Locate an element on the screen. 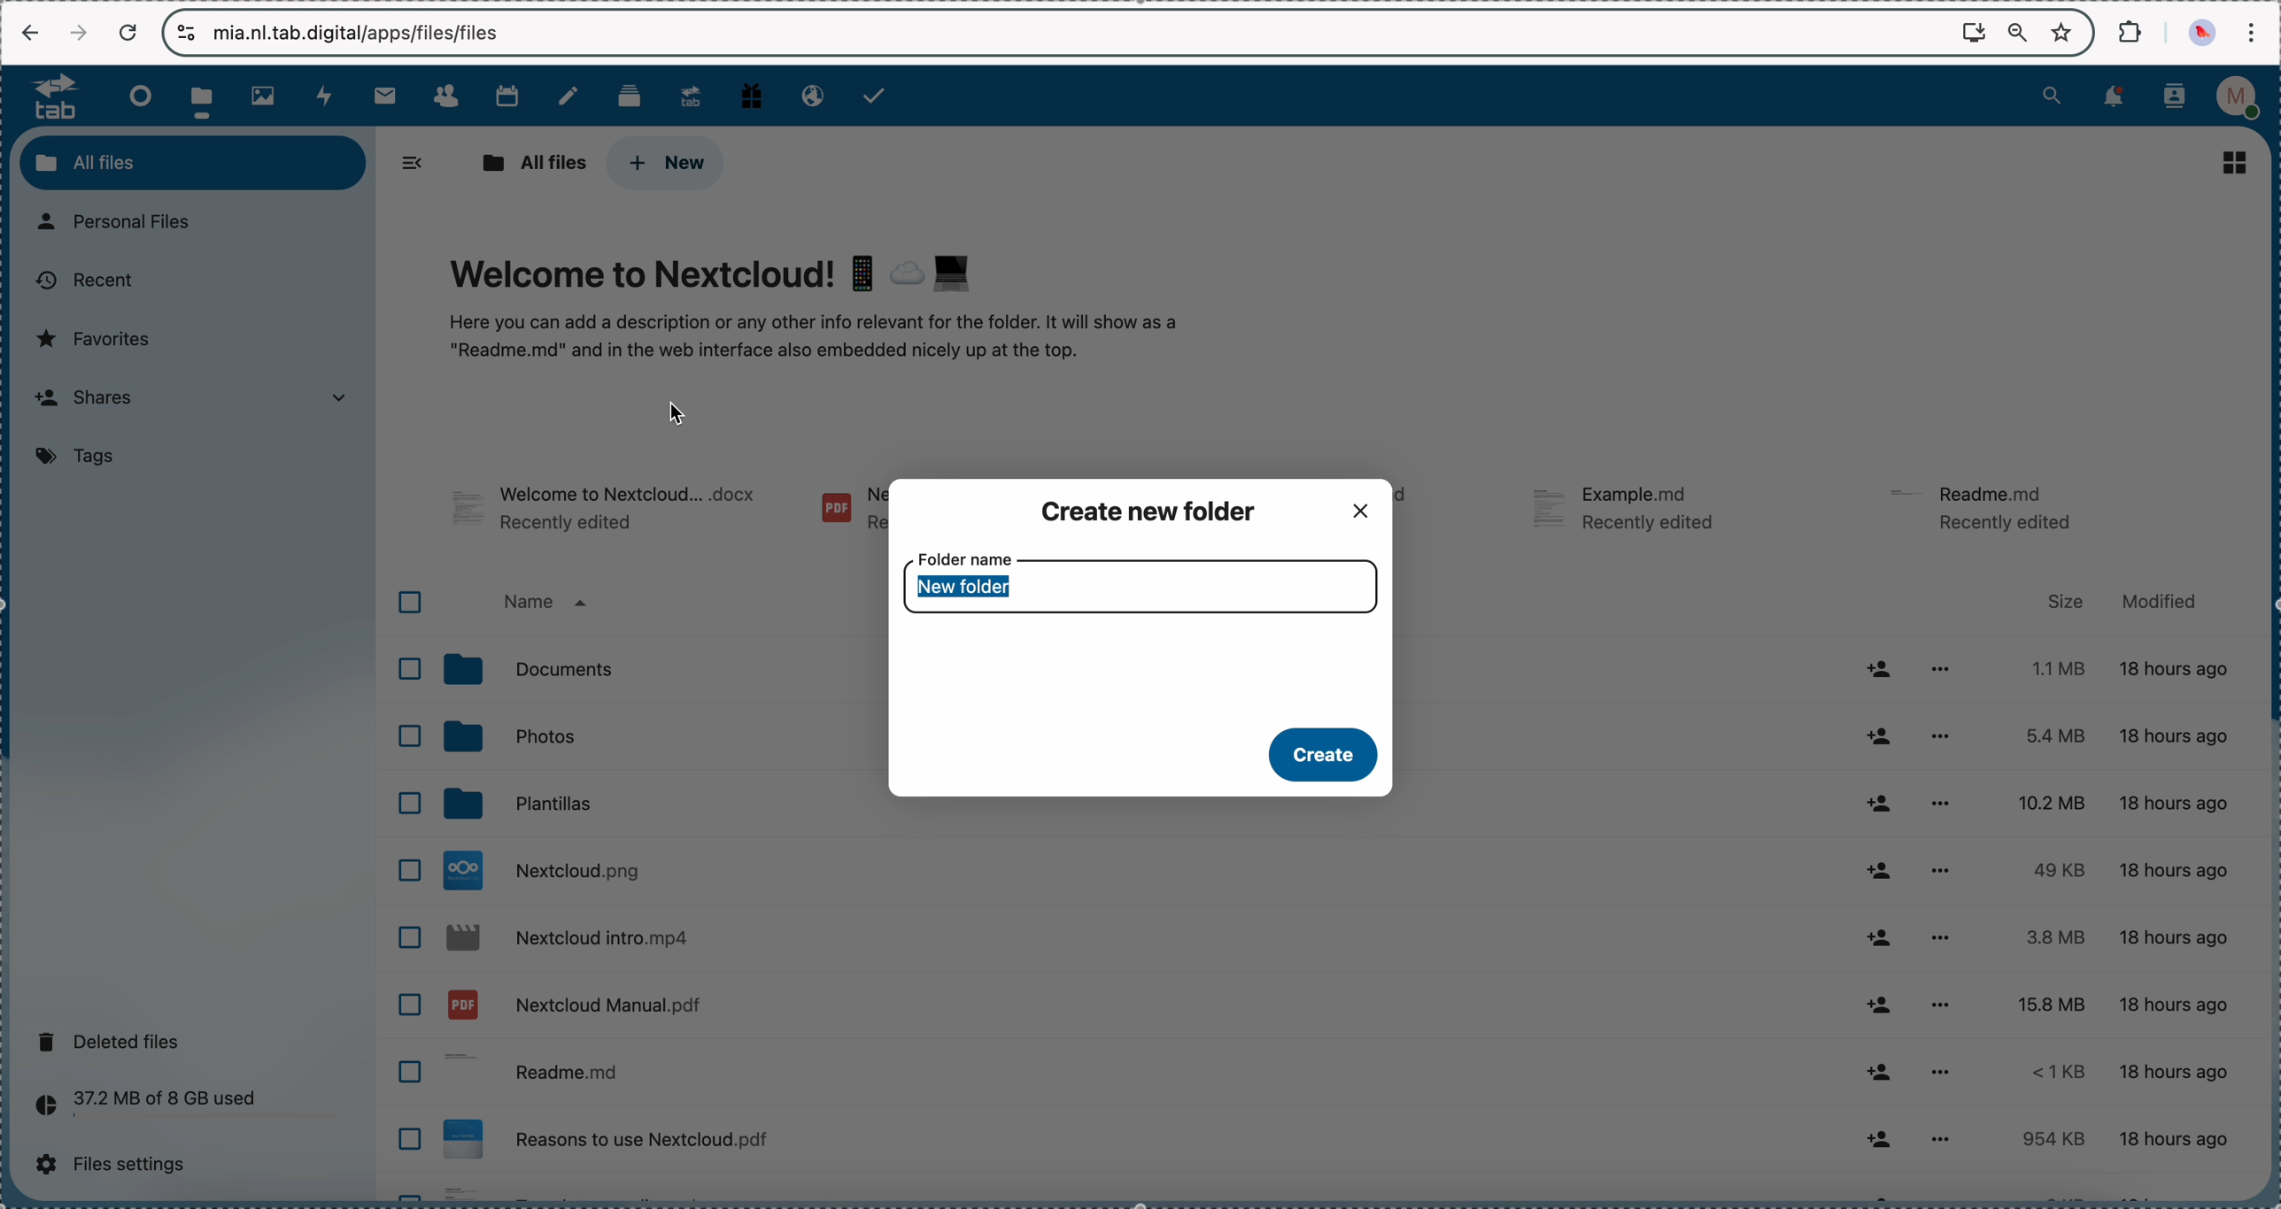  photos is located at coordinates (656, 740).